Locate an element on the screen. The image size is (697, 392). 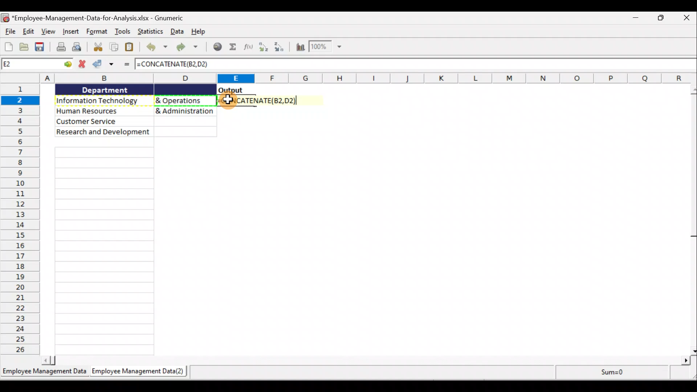
Zoom is located at coordinates (326, 47).